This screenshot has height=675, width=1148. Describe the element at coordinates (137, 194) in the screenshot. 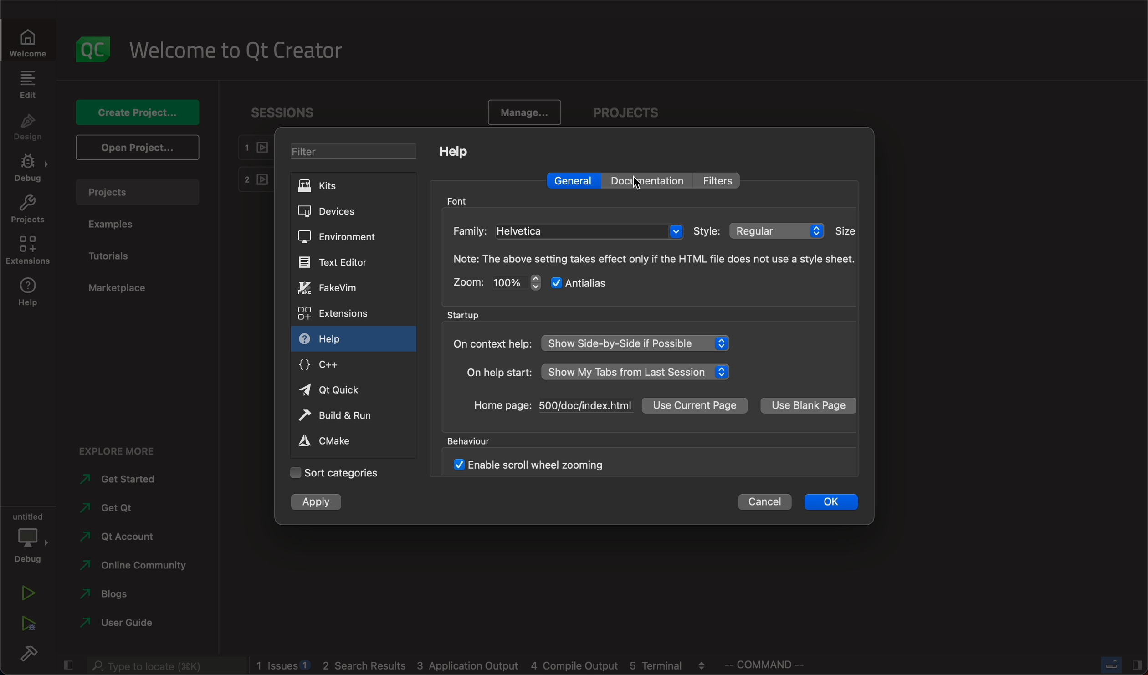

I see `projects` at that location.